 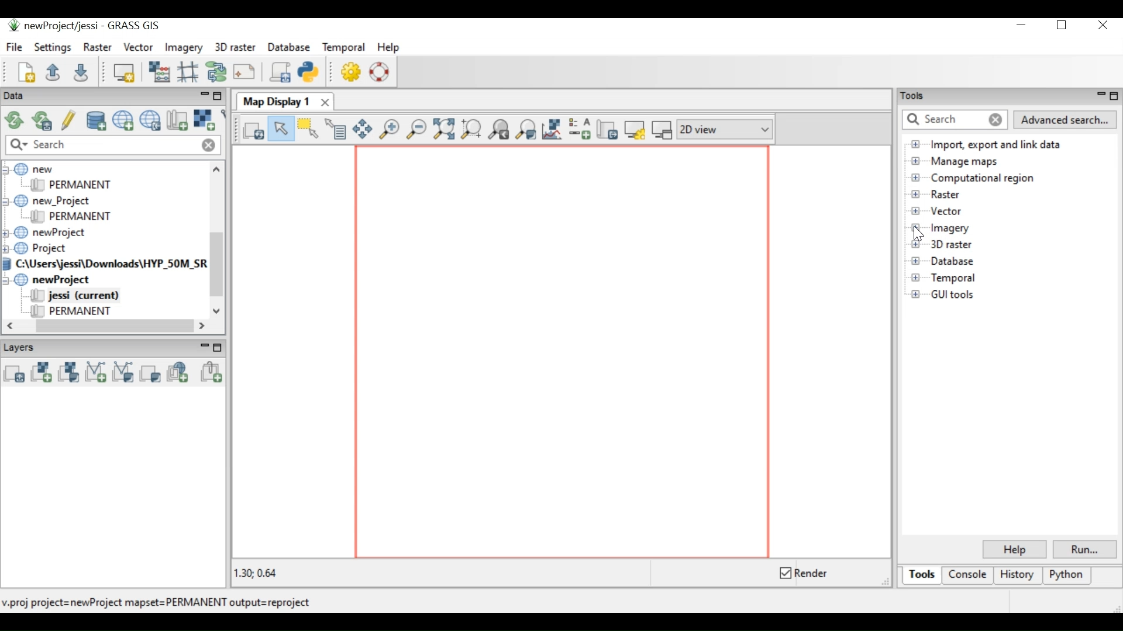 I want to click on Add web service layer, so click(x=178, y=373).